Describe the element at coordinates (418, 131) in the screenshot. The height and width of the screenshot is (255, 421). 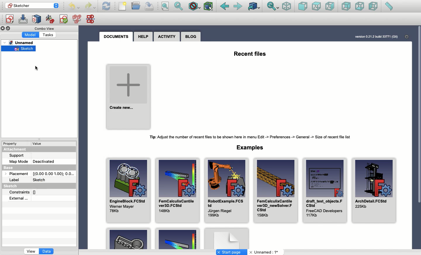
I see `Scroll` at that location.